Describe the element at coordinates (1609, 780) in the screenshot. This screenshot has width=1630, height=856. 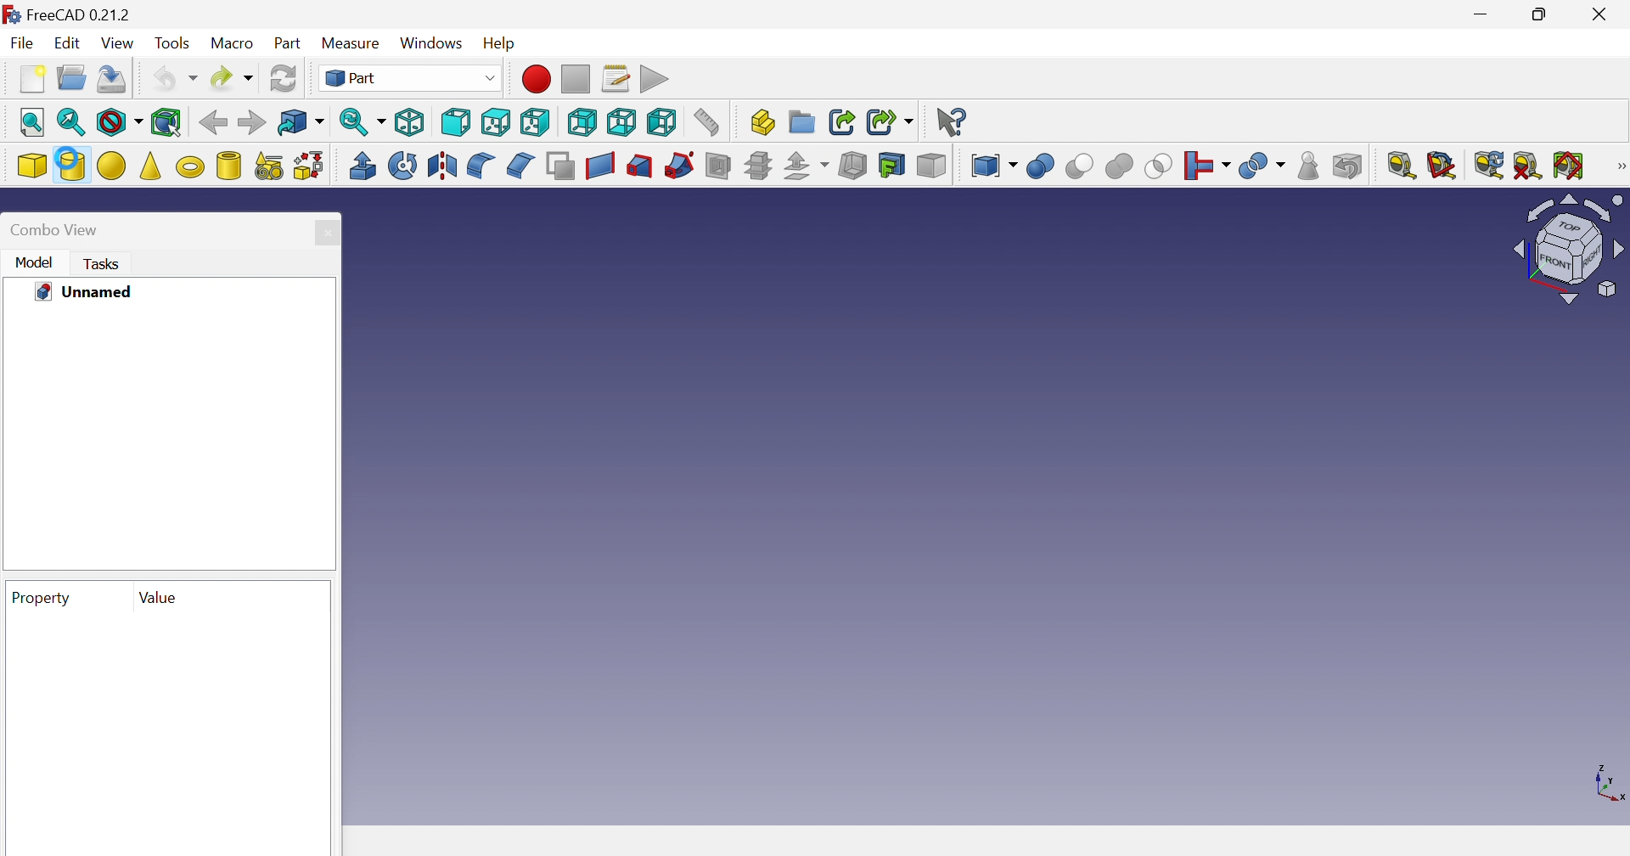
I see `x, y, z axis` at that location.